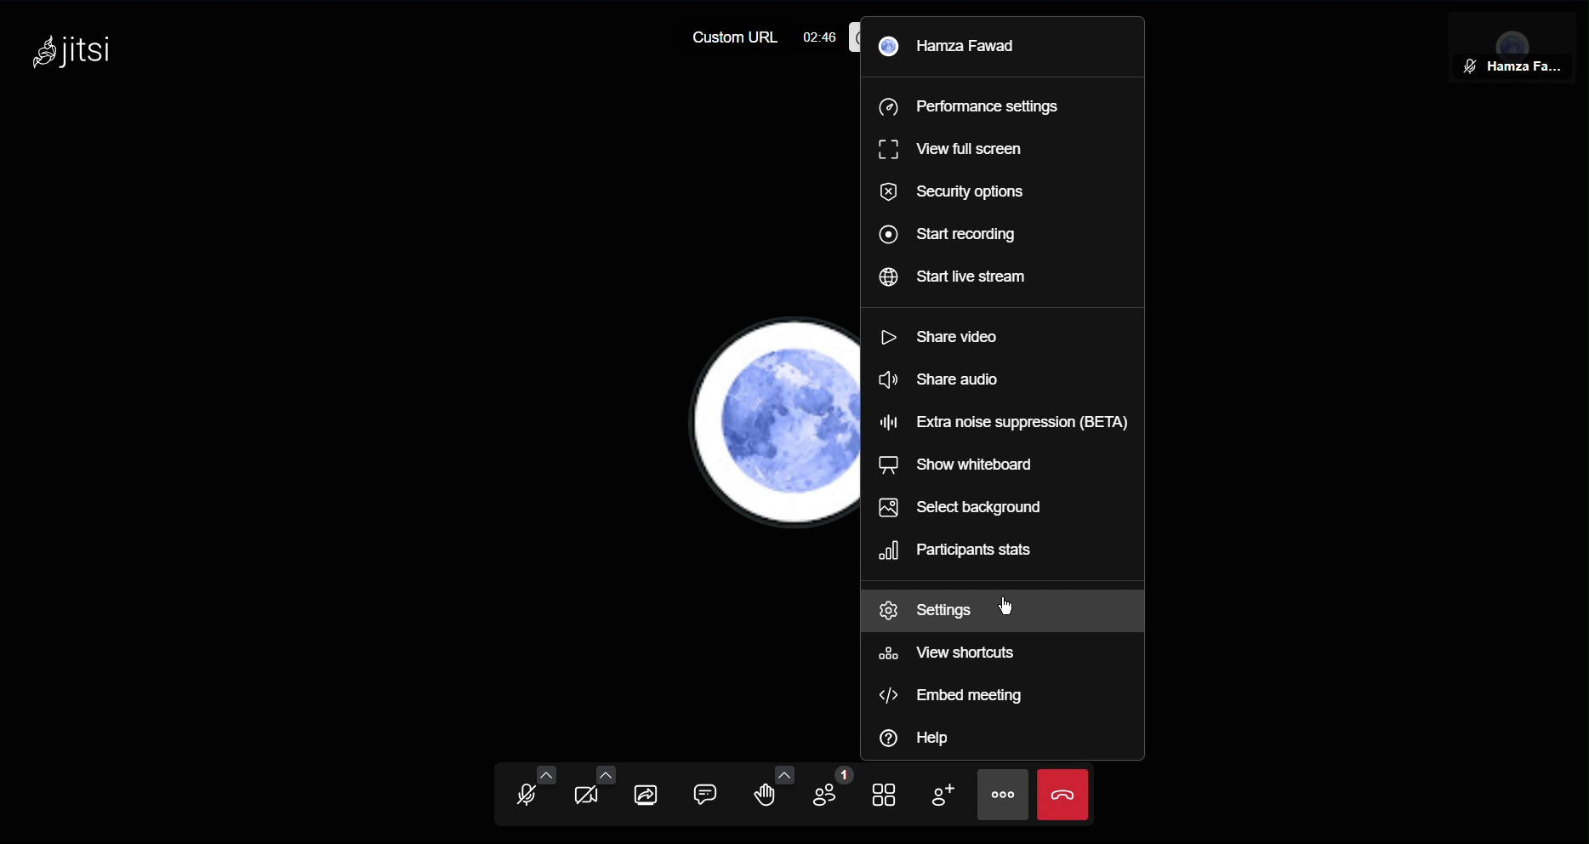 This screenshot has height=844, width=1589. What do you see at coordinates (773, 794) in the screenshot?
I see `Raise Hand` at bounding box center [773, 794].